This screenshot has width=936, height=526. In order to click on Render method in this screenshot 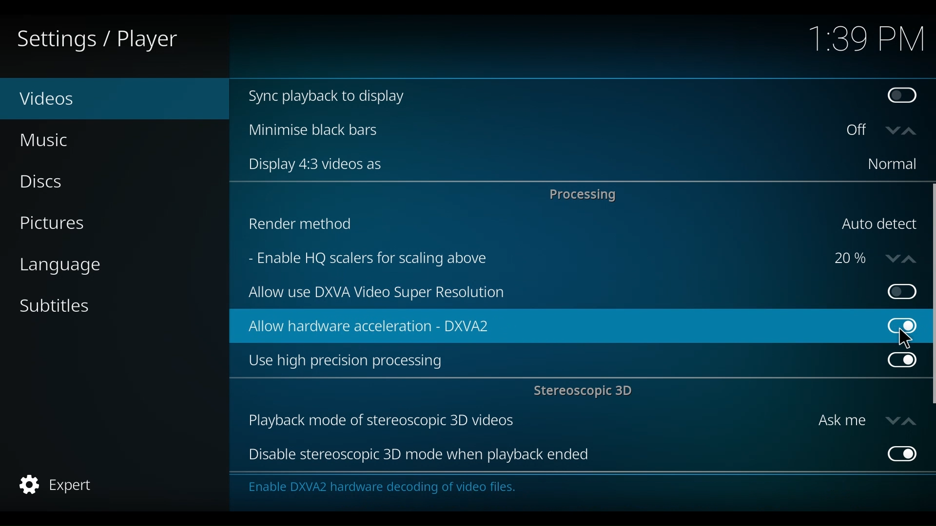, I will do `click(533, 226)`.